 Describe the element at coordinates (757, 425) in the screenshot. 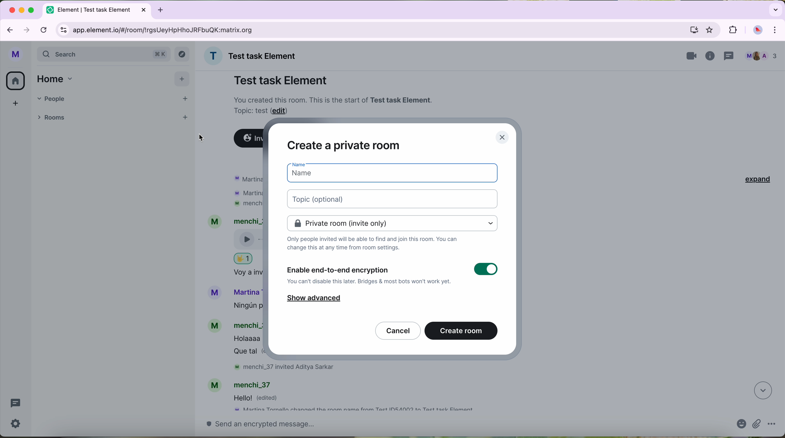

I see `attach file` at that location.